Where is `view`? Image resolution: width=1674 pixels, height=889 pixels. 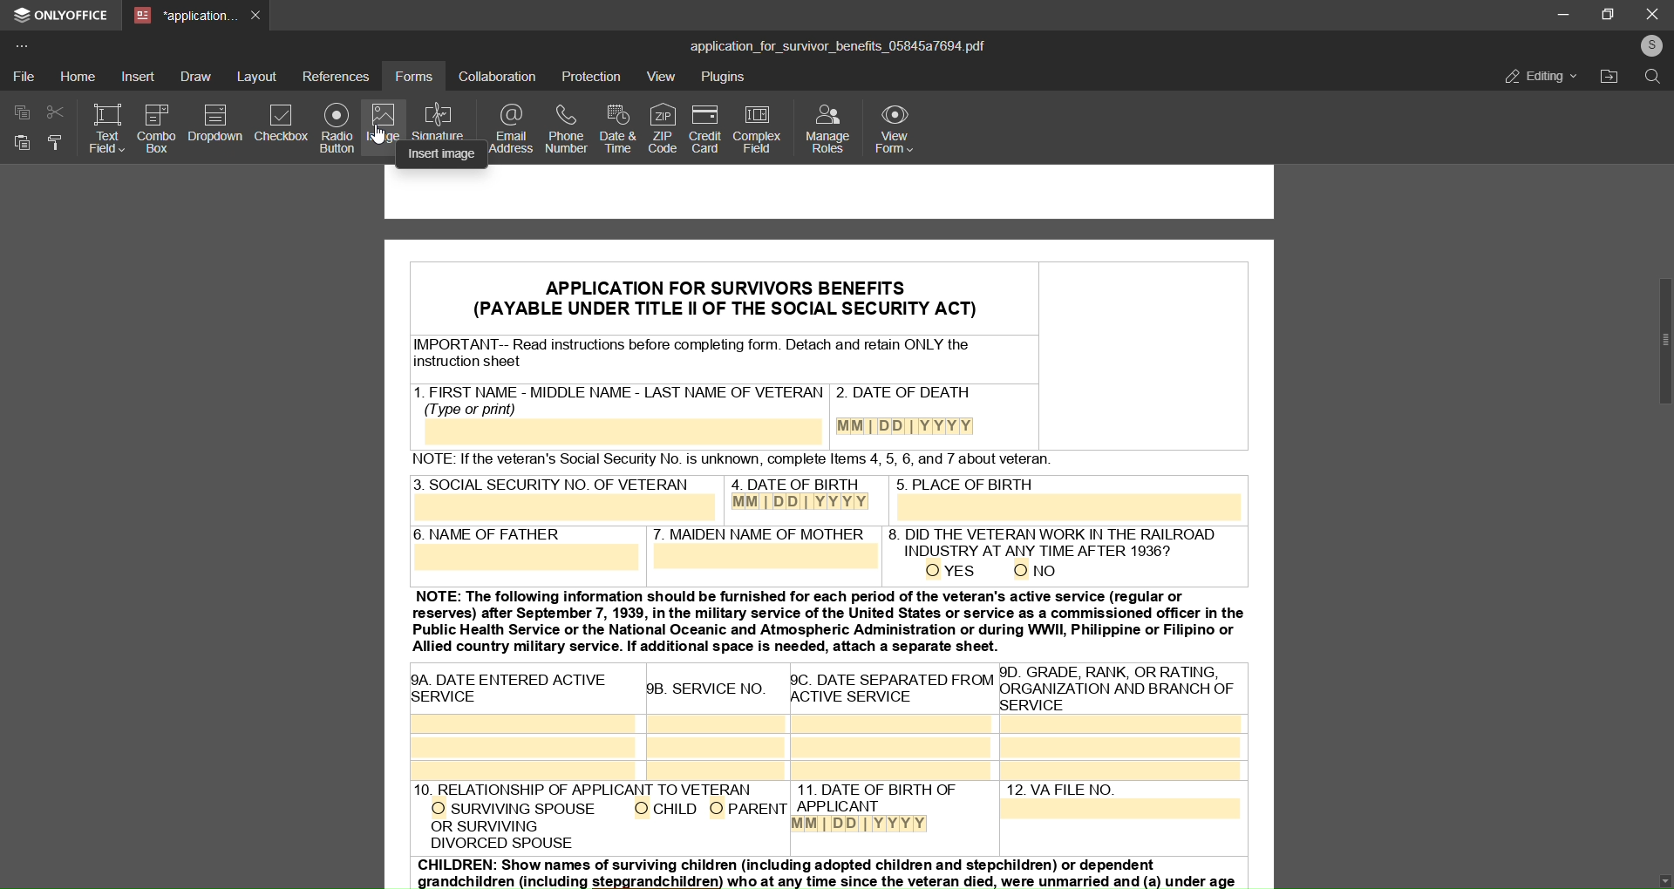
view is located at coordinates (661, 78).